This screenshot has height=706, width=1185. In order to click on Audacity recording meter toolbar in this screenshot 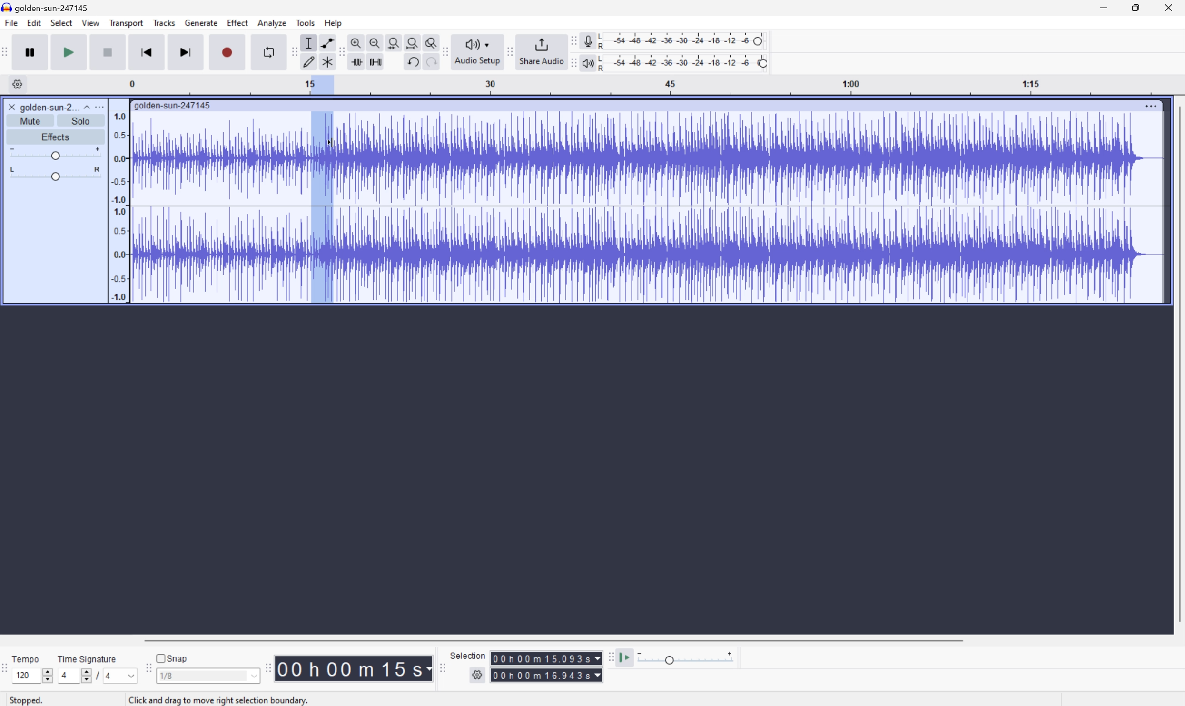, I will do `click(573, 40)`.